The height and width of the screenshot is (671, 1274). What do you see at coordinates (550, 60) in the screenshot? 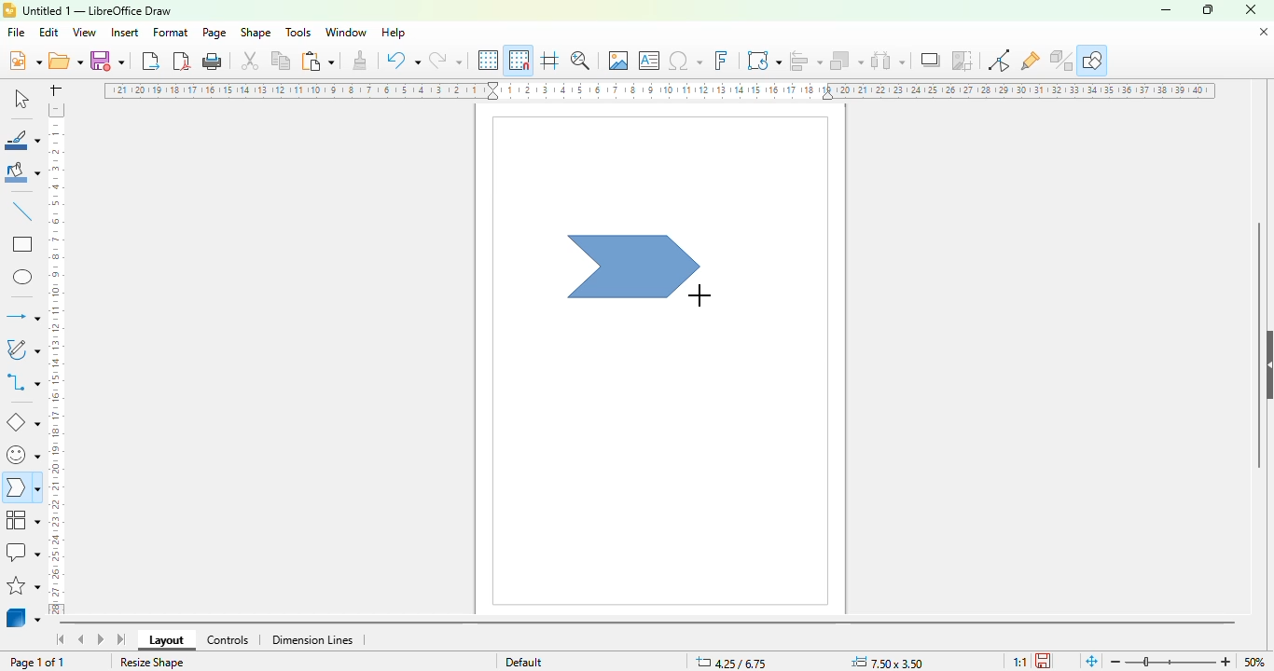
I see `helplines while moving` at bounding box center [550, 60].